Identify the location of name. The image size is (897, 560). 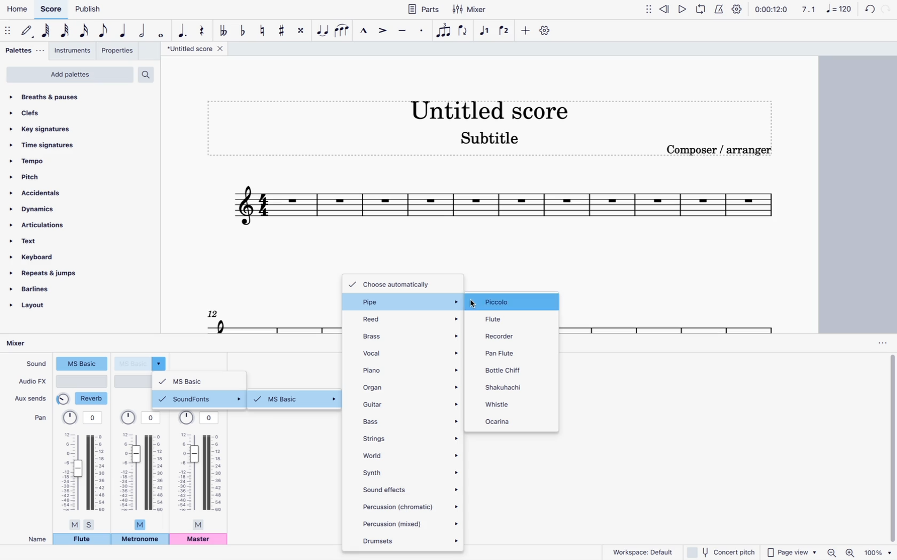
(34, 539).